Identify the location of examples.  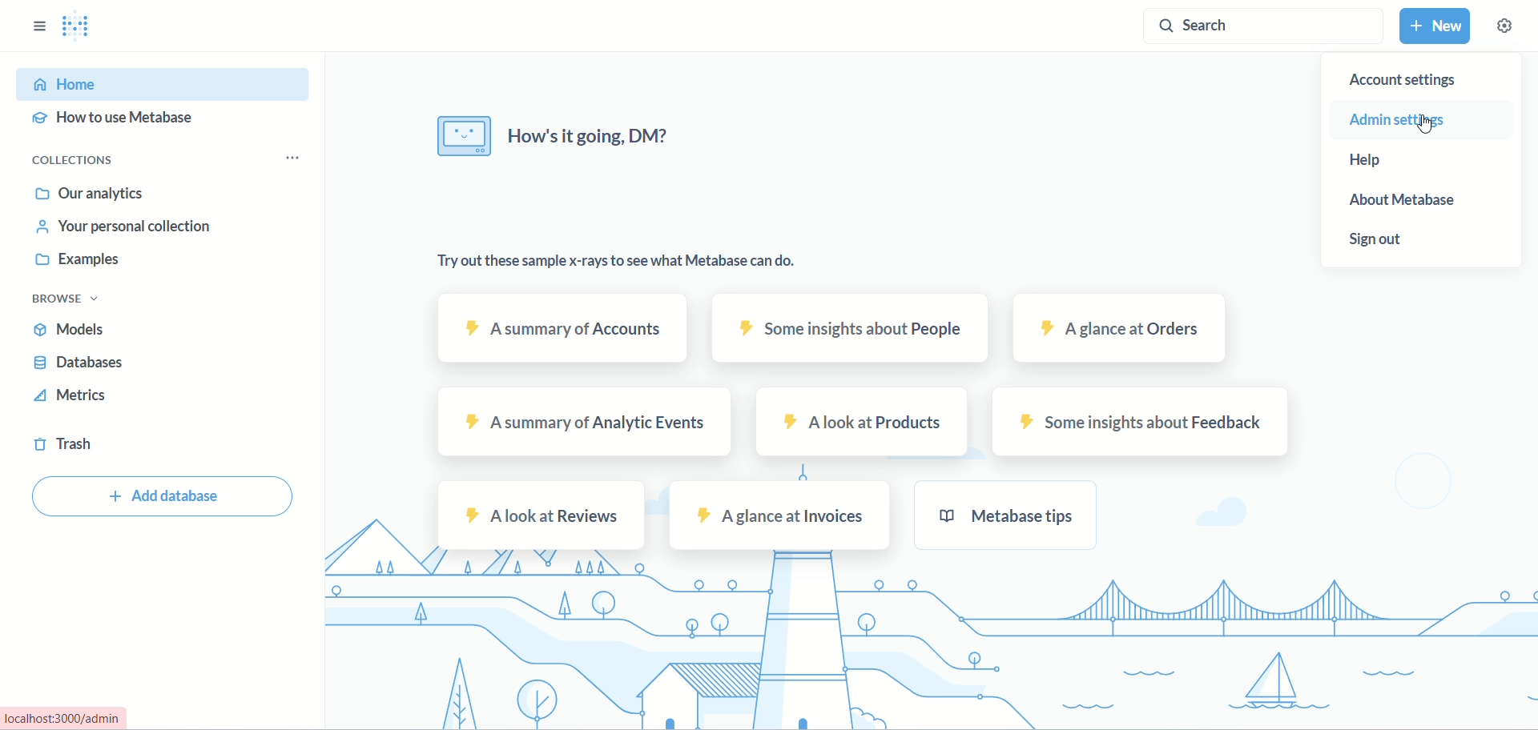
(80, 263).